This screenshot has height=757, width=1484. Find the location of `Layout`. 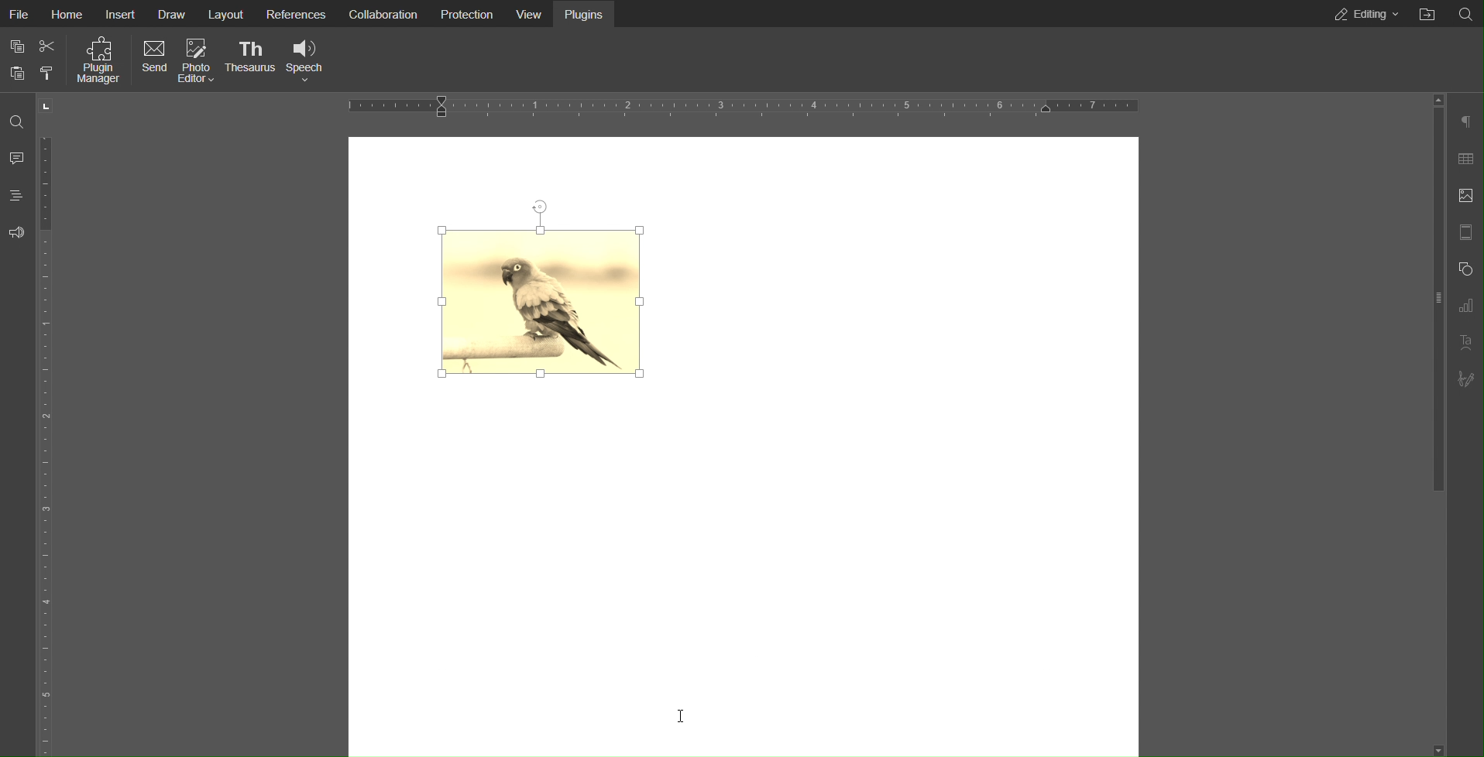

Layout is located at coordinates (226, 13).